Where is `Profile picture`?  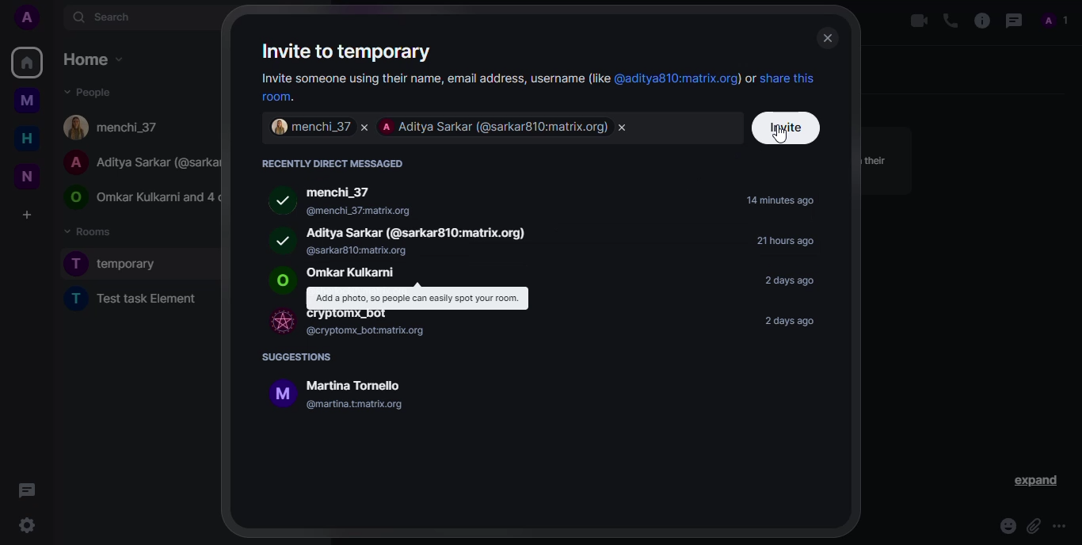
Profile picture is located at coordinates (280, 282).